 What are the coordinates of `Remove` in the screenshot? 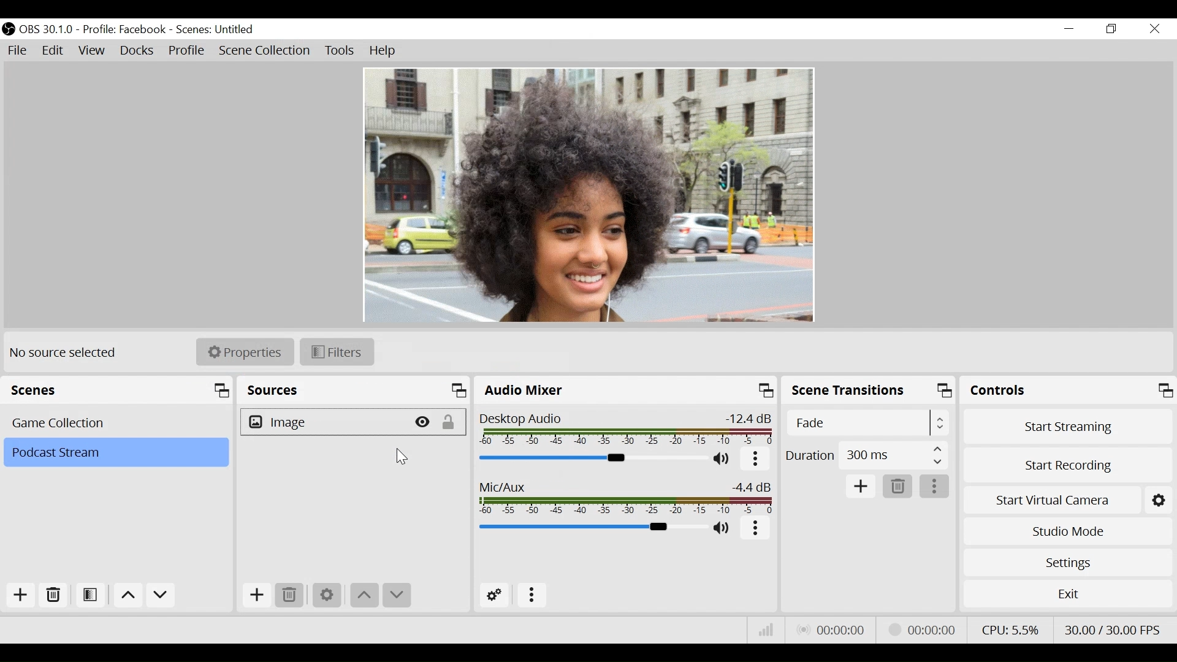 It's located at (289, 595).